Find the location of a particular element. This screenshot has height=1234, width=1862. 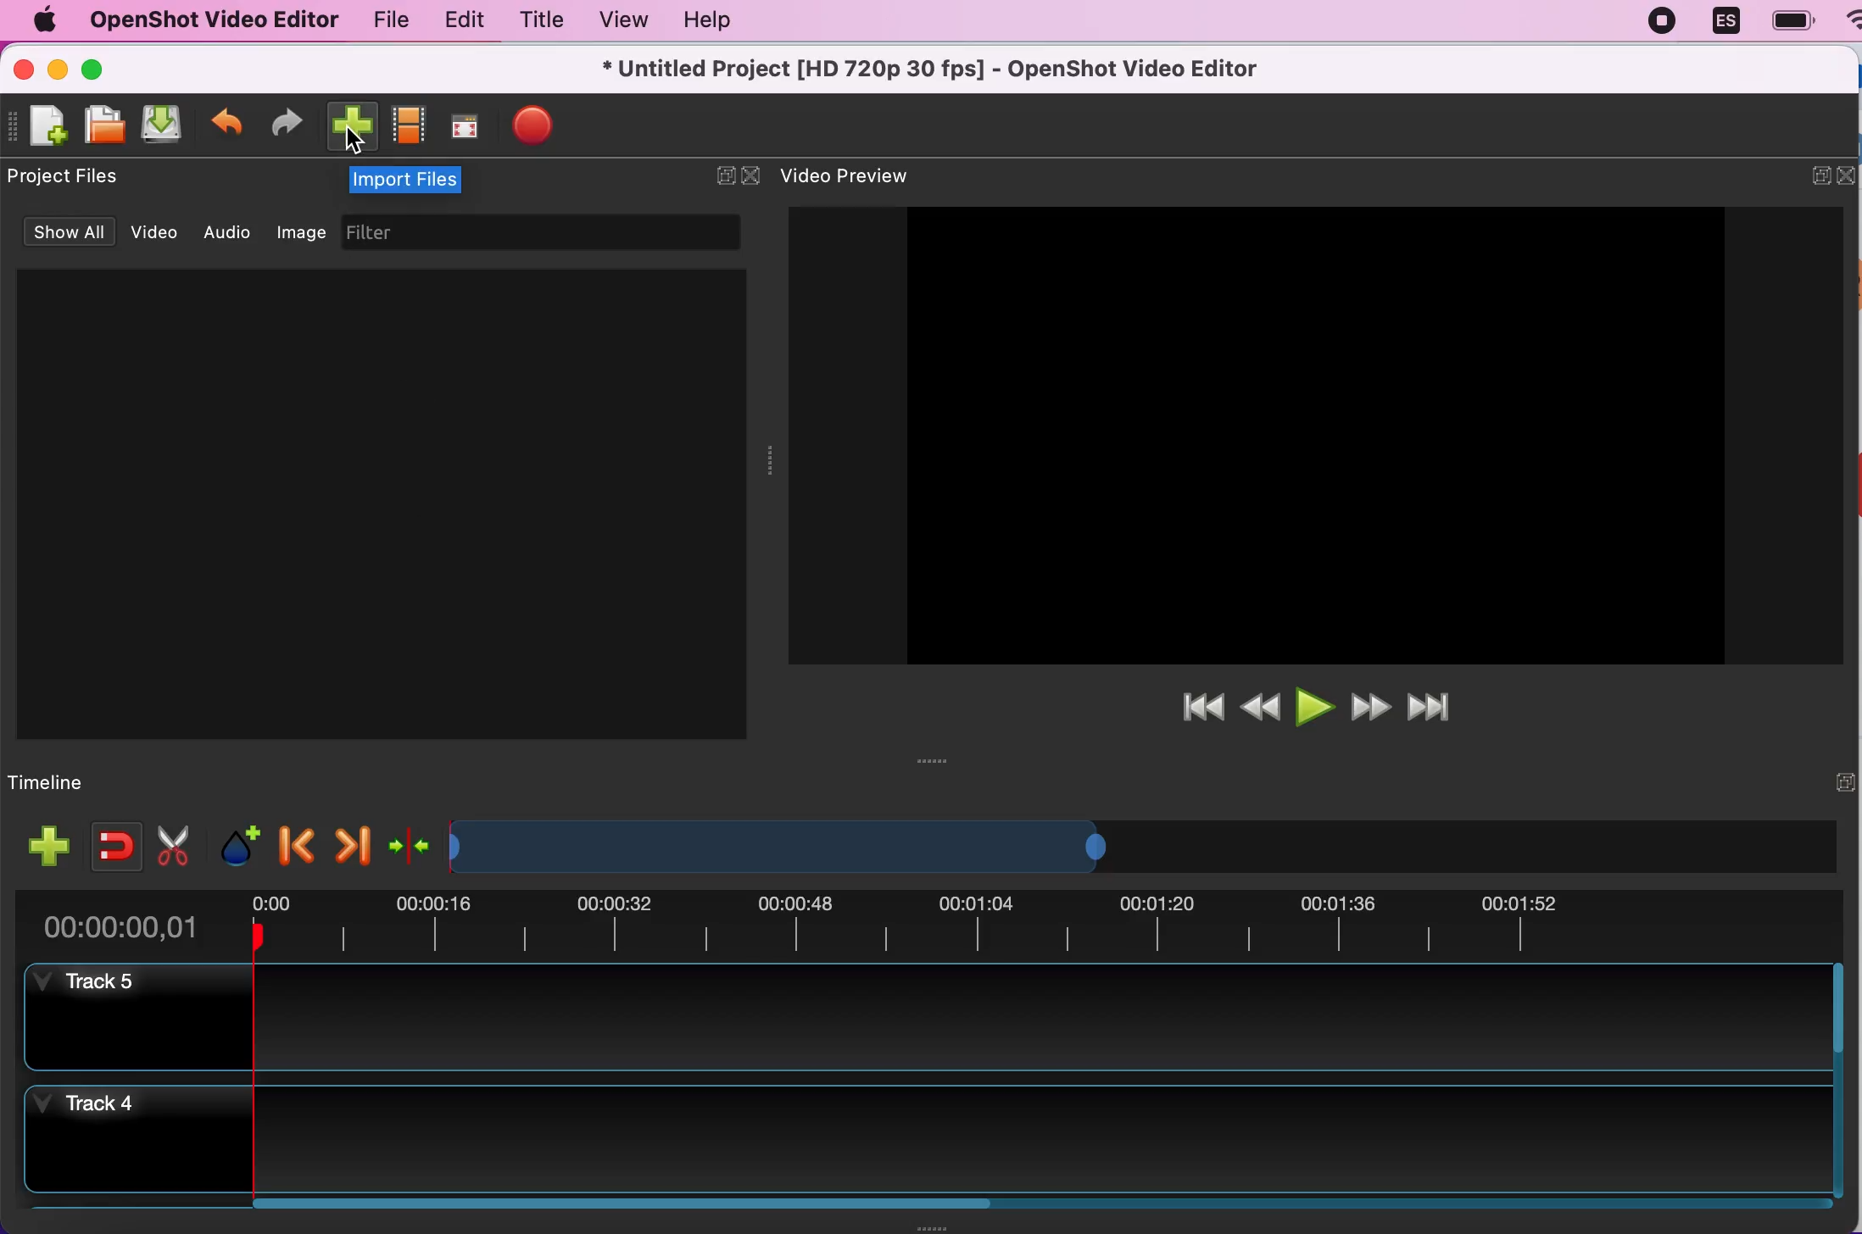

timeline is located at coordinates (1066, 845).